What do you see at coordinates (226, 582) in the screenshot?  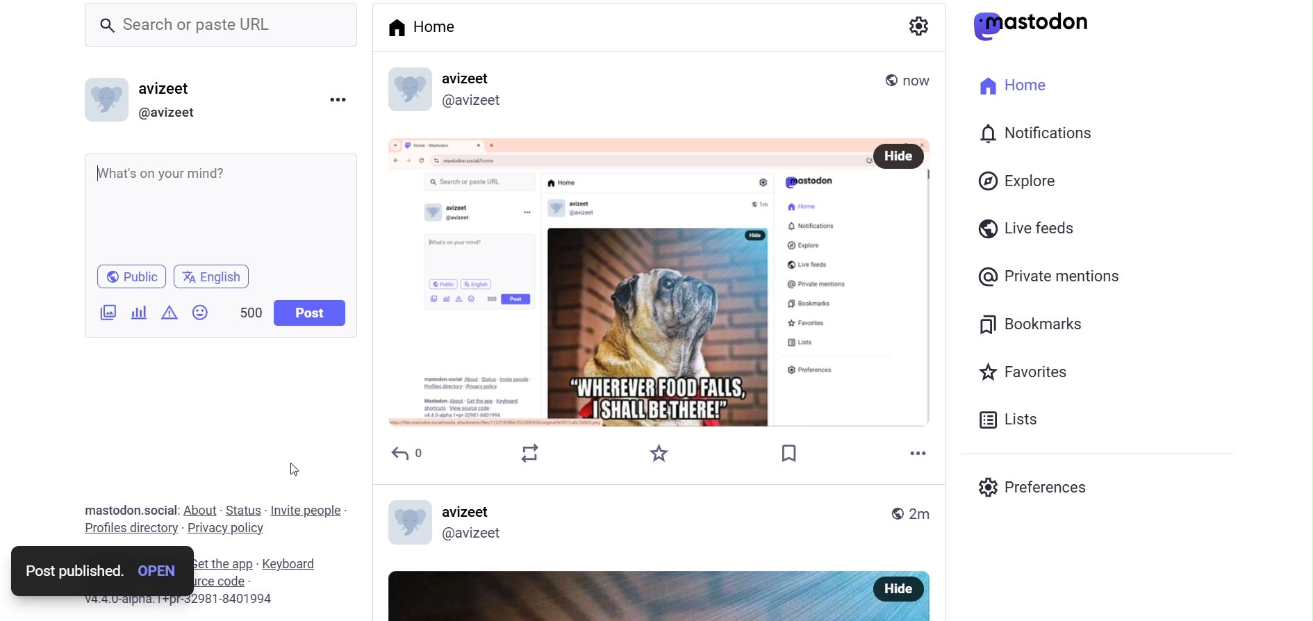 I see `View Source Code` at bounding box center [226, 582].